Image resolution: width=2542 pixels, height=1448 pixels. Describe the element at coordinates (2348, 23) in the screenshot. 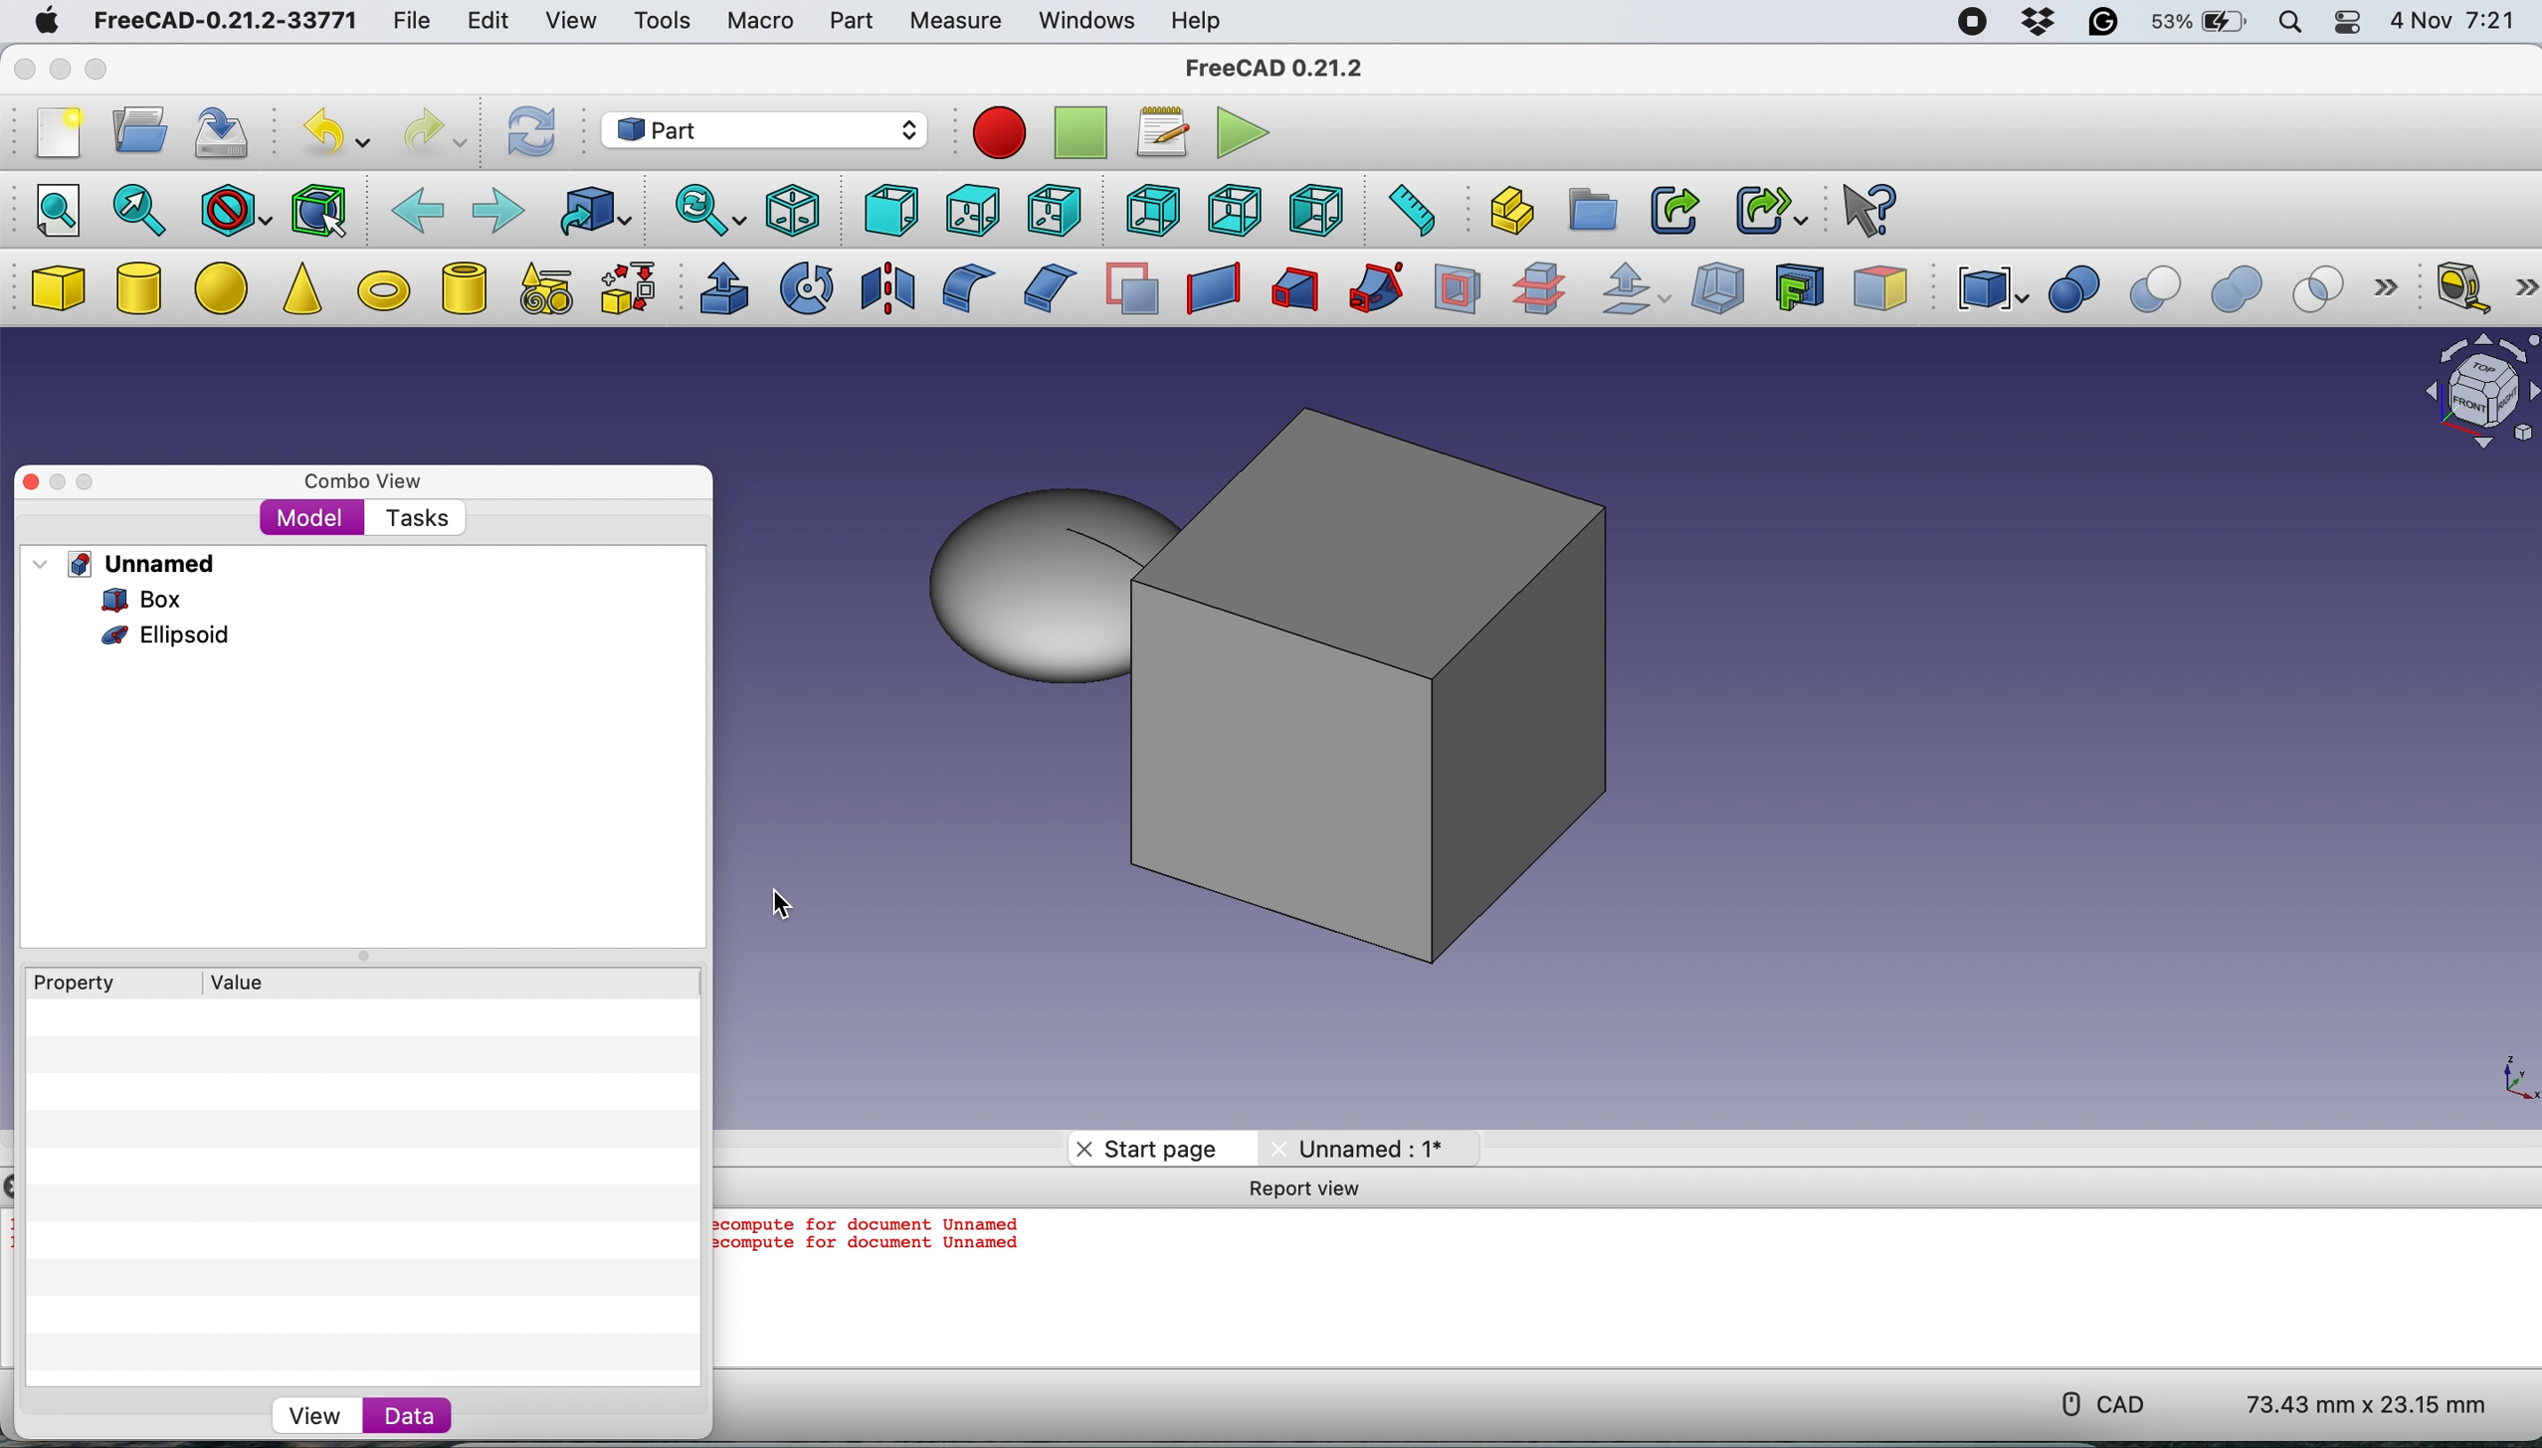

I see `control center` at that location.